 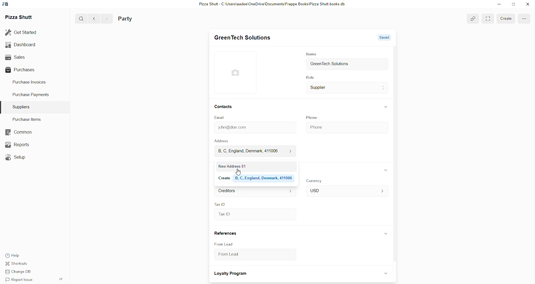 I want to click on close, so click(x=527, y=4).